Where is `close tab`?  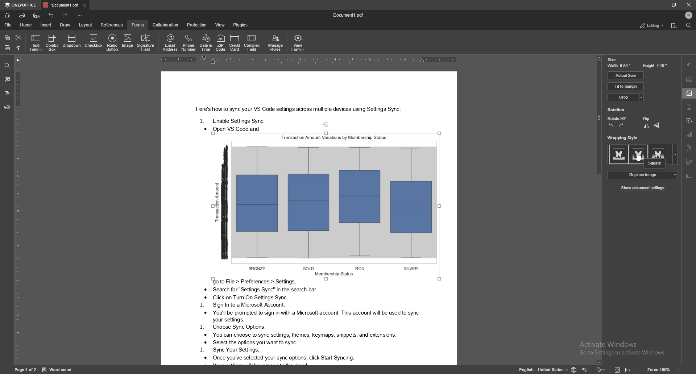 close tab is located at coordinates (85, 5).